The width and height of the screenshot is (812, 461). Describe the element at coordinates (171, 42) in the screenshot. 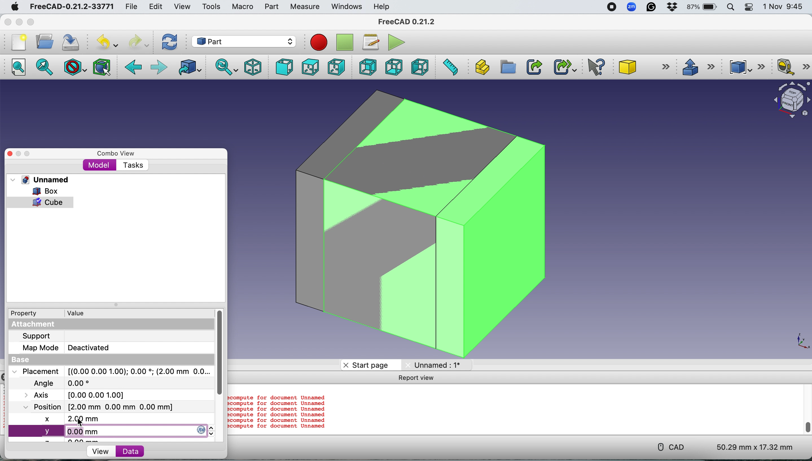

I see `Refresh` at that location.